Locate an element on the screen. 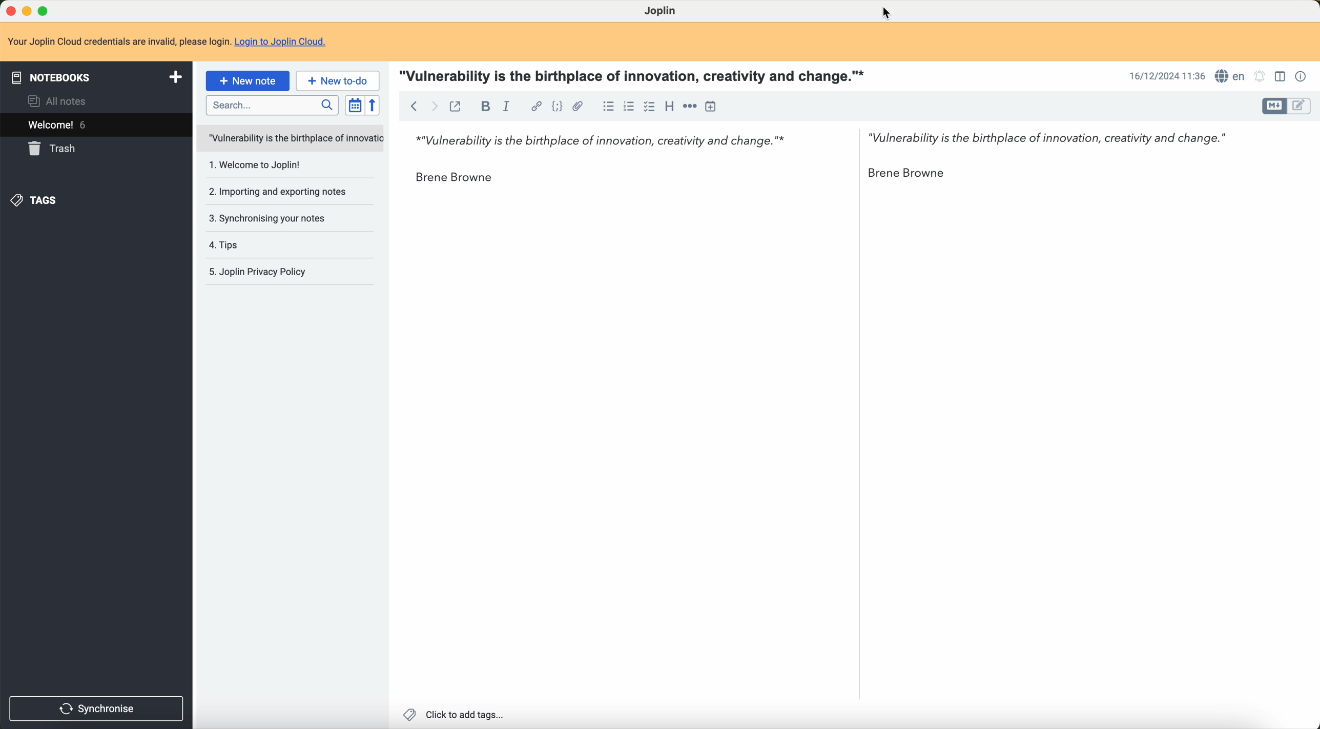 This screenshot has height=729, width=1320. hyperlink is located at coordinates (533, 106).